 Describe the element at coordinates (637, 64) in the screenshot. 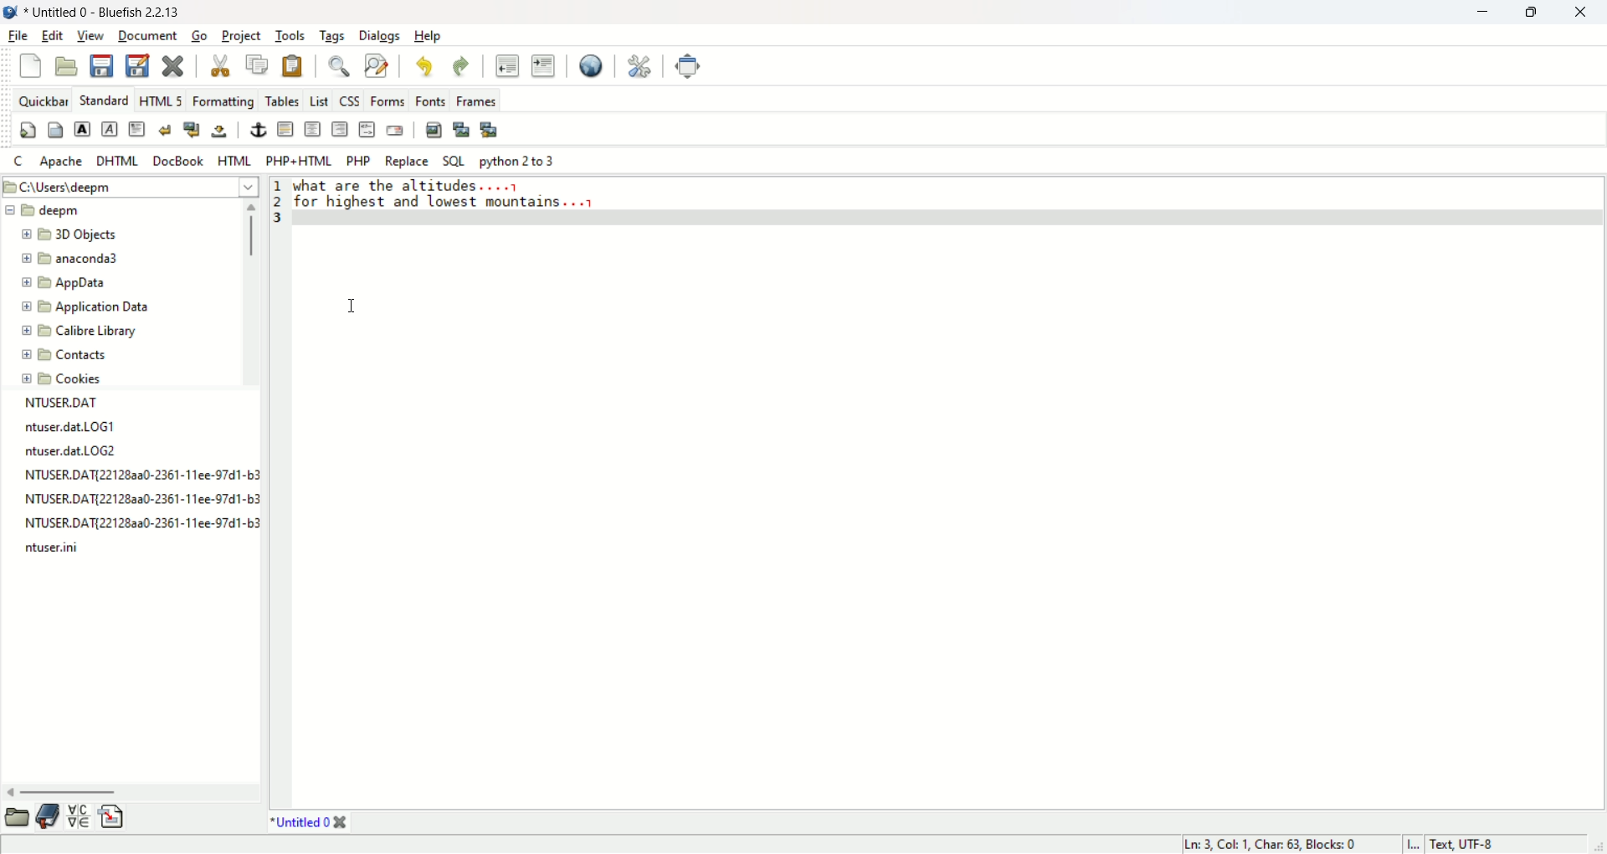

I see `edit preferences` at that location.